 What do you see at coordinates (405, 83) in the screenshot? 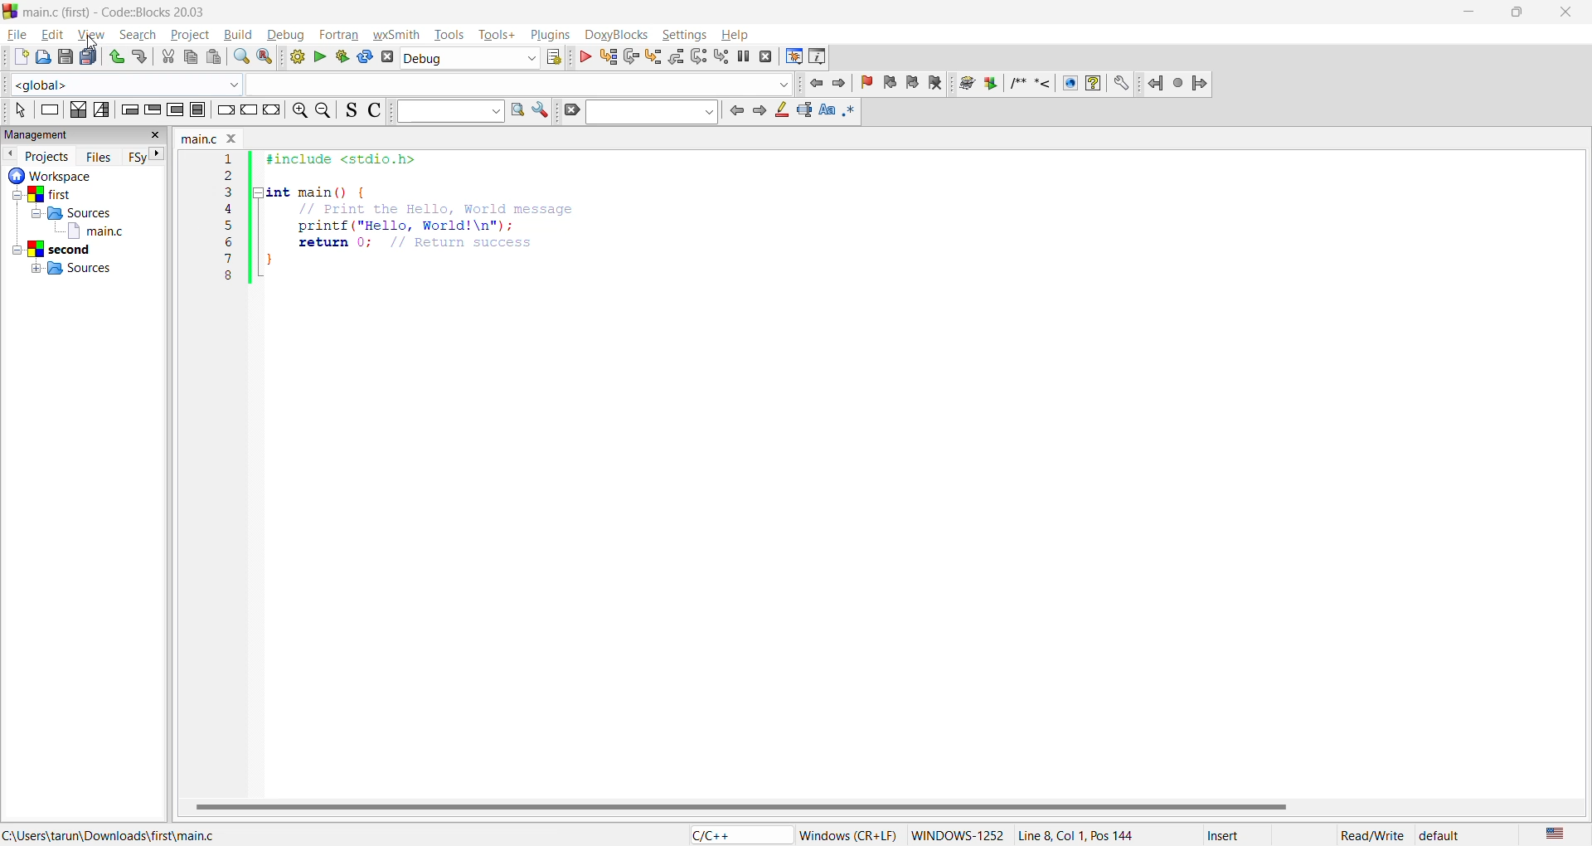
I see `code completion compiler` at bounding box center [405, 83].